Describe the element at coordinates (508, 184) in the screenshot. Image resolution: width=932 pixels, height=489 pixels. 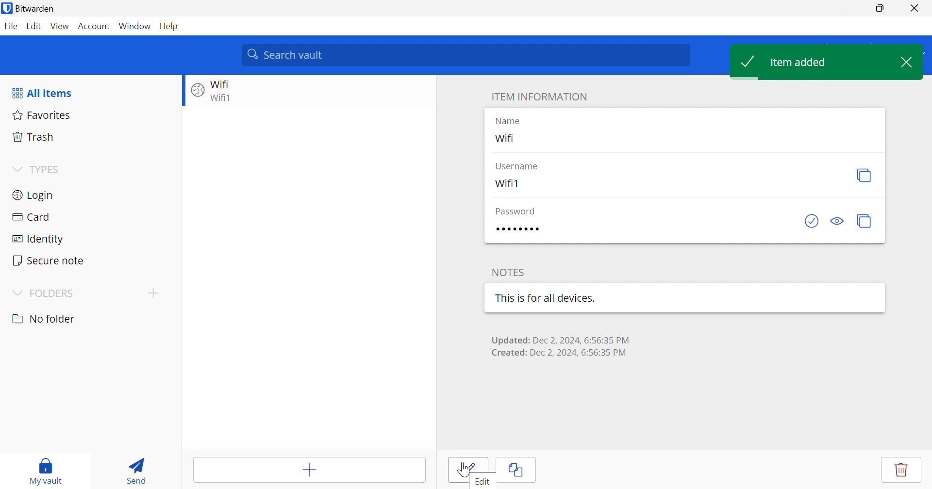
I see `Wifi1` at that location.